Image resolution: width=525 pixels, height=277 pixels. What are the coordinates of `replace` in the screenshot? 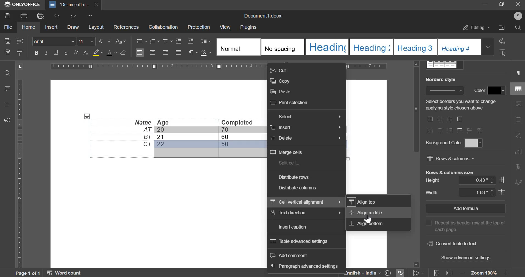 It's located at (503, 42).